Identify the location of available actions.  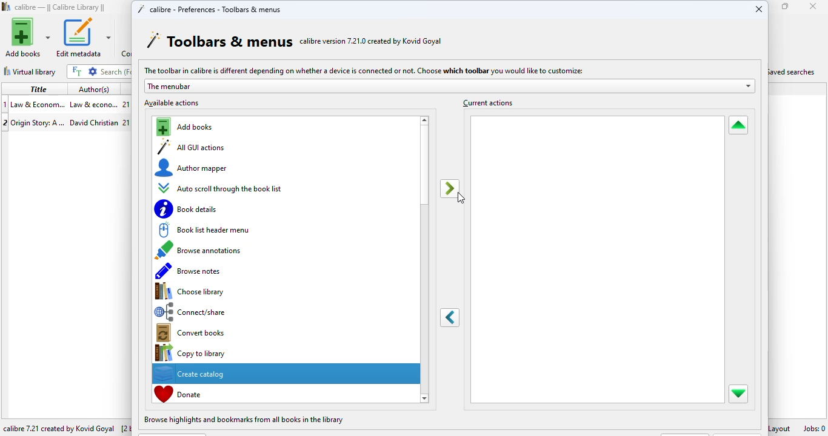
(172, 103).